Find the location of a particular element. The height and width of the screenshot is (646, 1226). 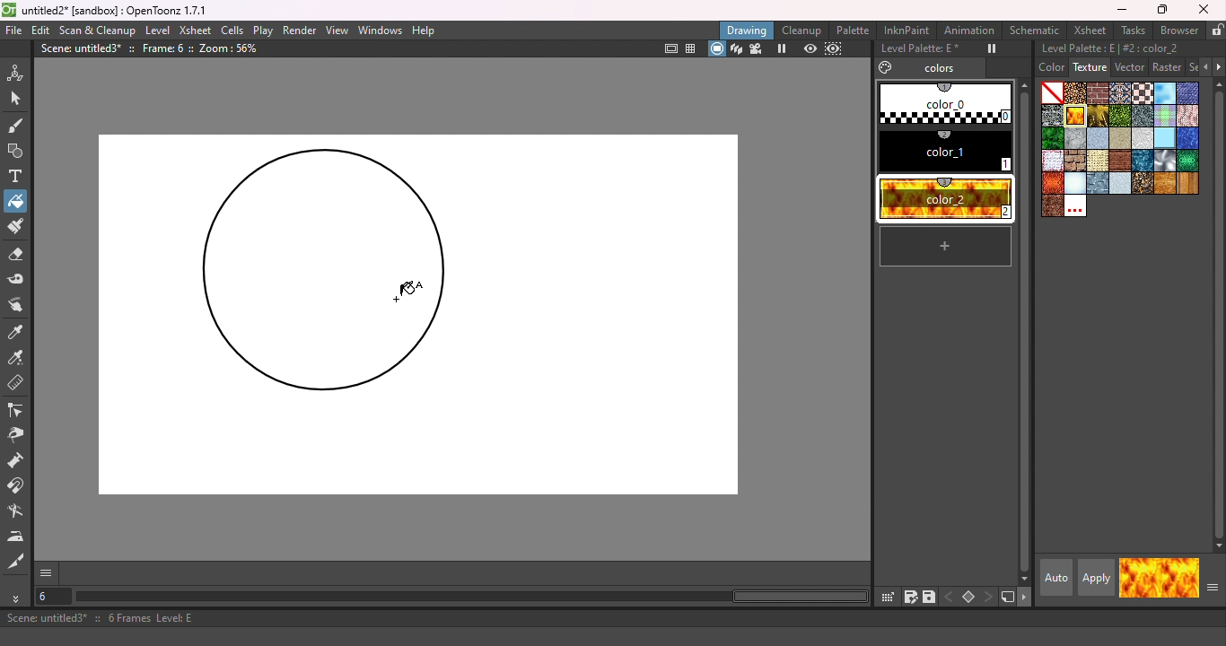

piastrell.bmp is located at coordinates (1165, 138).